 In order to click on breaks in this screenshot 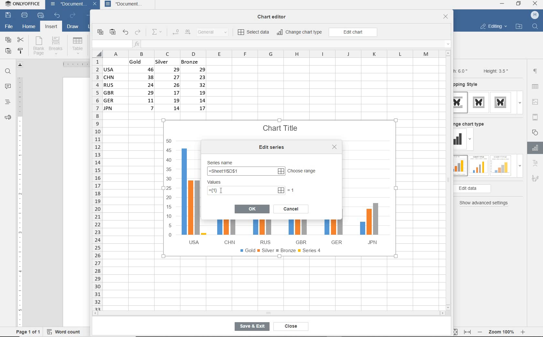, I will do `click(57, 46)`.